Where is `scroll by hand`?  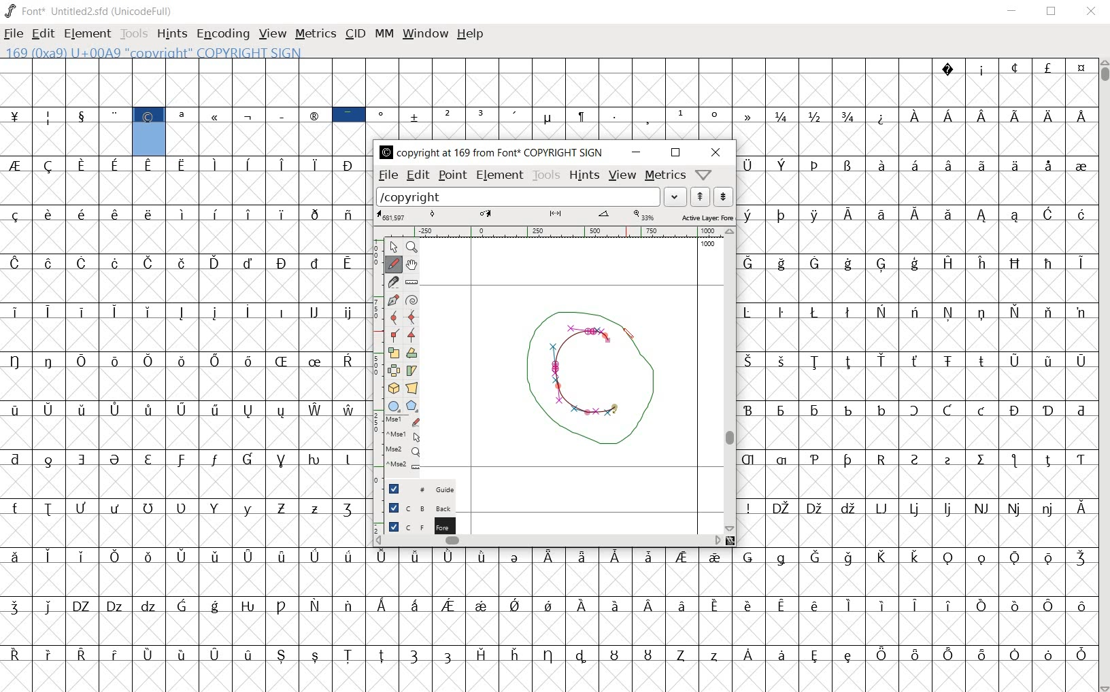
scroll by hand is located at coordinates (411, 265).